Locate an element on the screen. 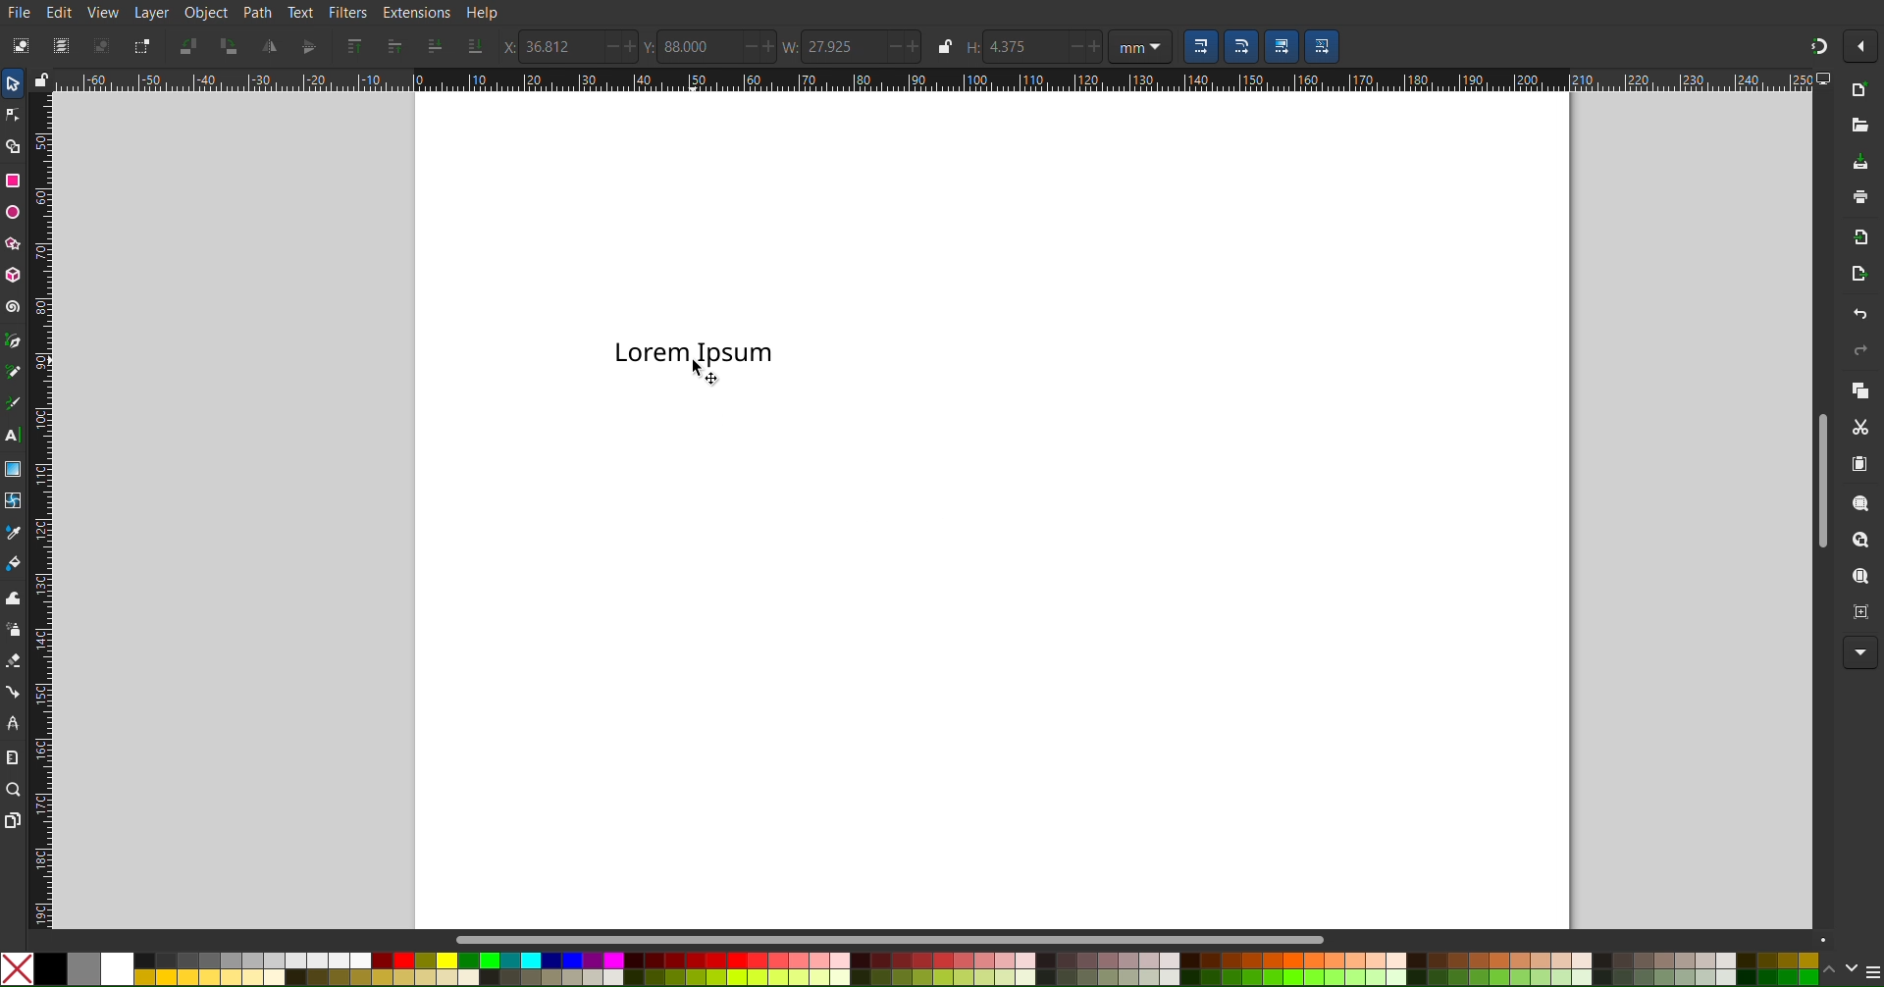 The width and height of the screenshot is (1884, 987). lock is located at coordinates (943, 45).